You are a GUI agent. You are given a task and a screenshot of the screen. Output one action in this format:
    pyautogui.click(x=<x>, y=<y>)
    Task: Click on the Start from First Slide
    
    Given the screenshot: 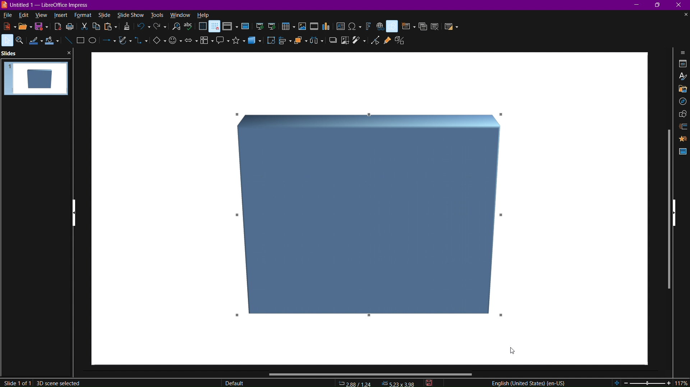 What is the action you would take?
    pyautogui.click(x=260, y=27)
    